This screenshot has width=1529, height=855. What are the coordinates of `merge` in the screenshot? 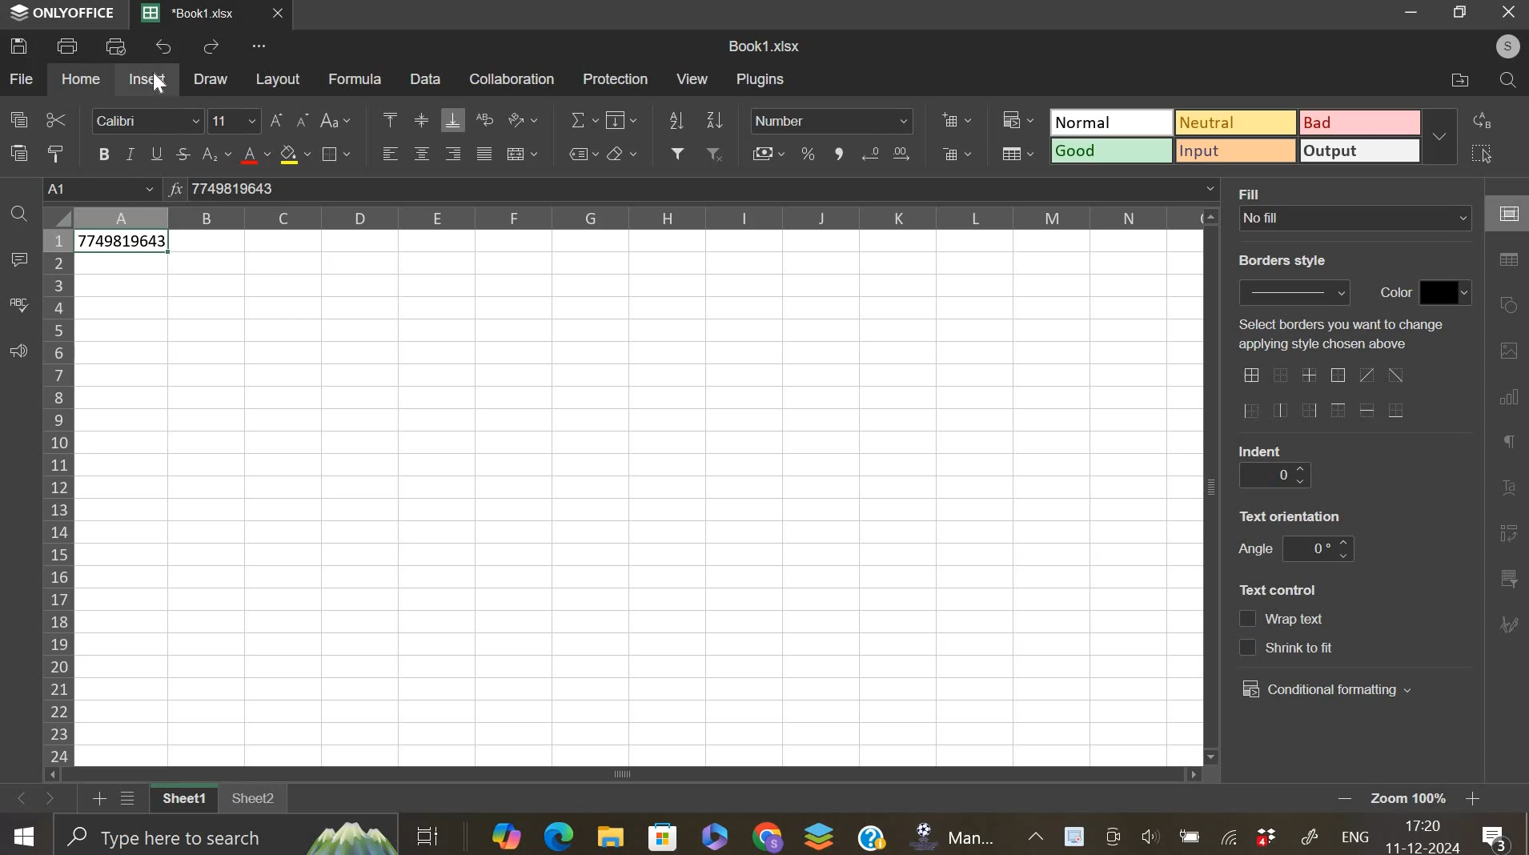 It's located at (521, 153).